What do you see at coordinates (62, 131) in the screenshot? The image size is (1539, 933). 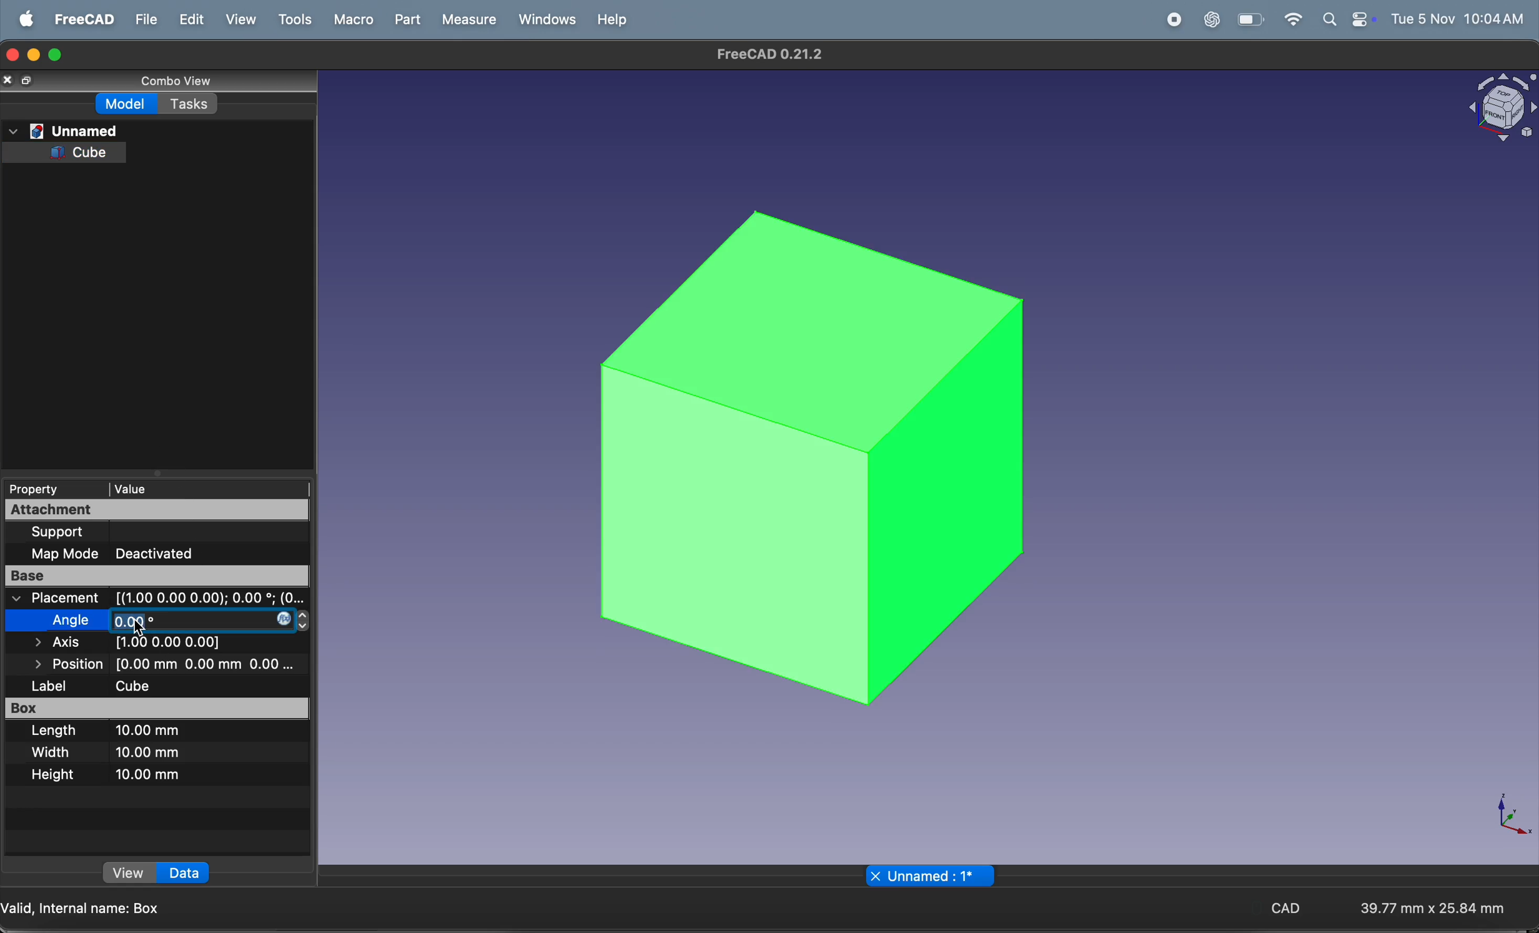 I see `Unnamed` at bounding box center [62, 131].